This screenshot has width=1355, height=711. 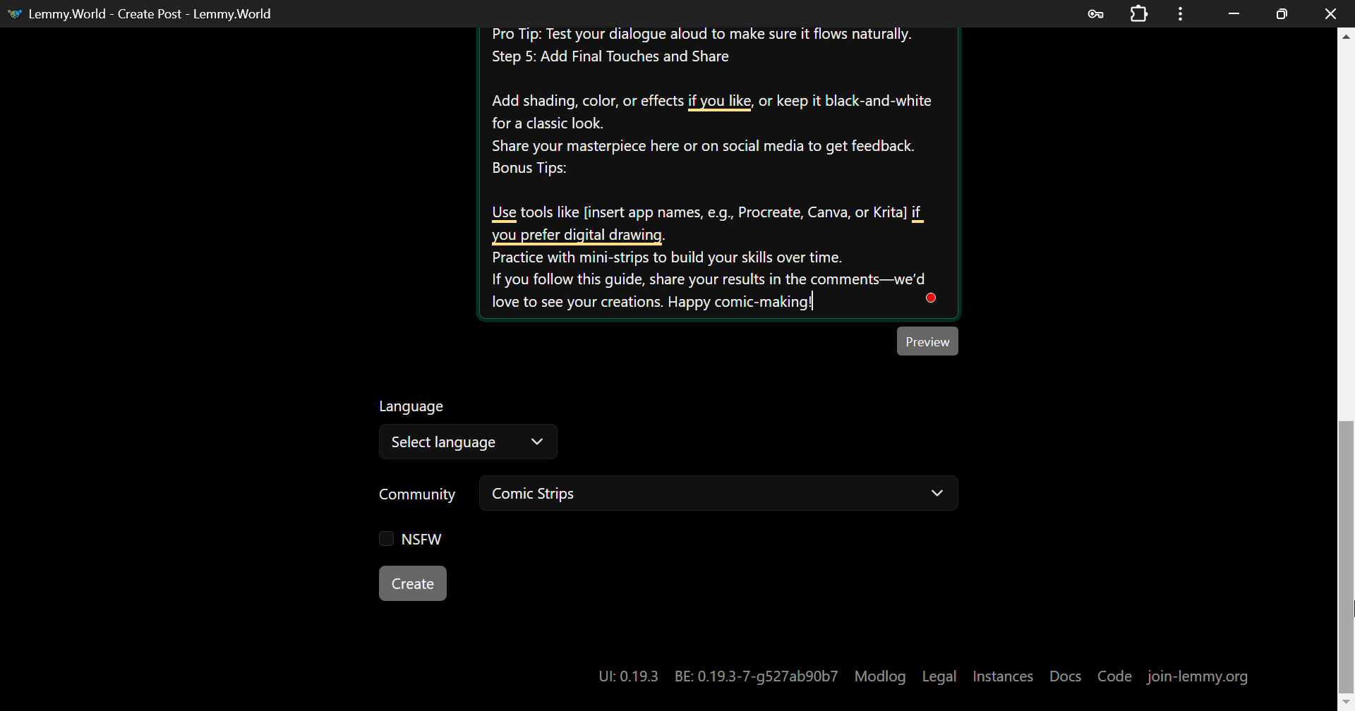 What do you see at coordinates (1235, 12) in the screenshot?
I see `Restore Down` at bounding box center [1235, 12].